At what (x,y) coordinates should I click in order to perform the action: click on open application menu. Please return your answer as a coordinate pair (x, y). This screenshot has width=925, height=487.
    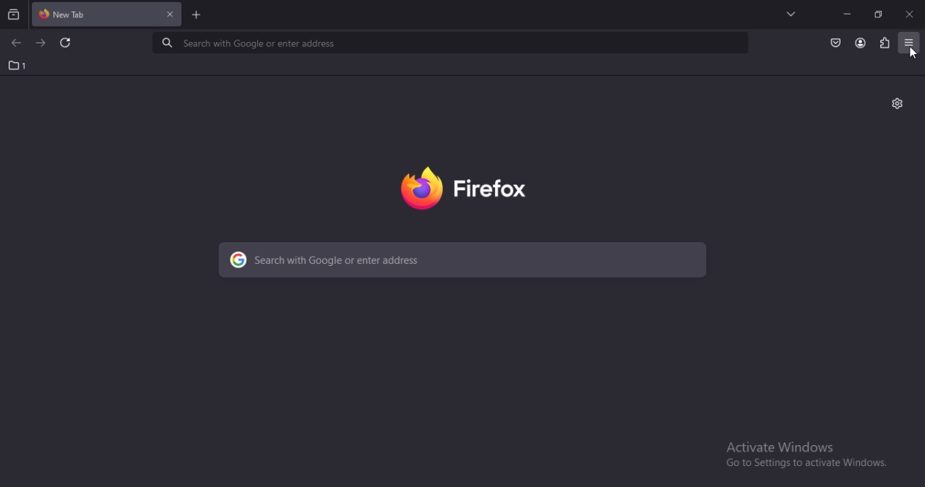
    Looking at the image, I should click on (909, 42).